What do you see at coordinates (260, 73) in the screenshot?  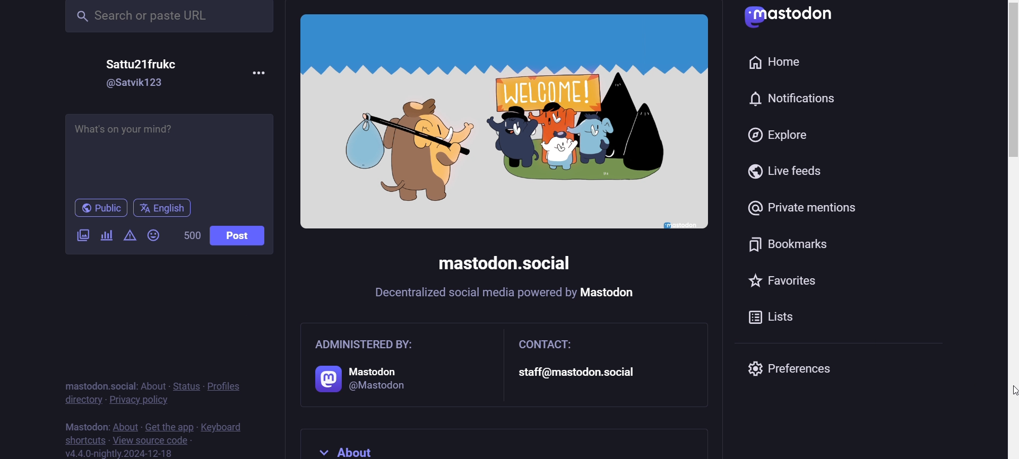 I see `more` at bounding box center [260, 73].